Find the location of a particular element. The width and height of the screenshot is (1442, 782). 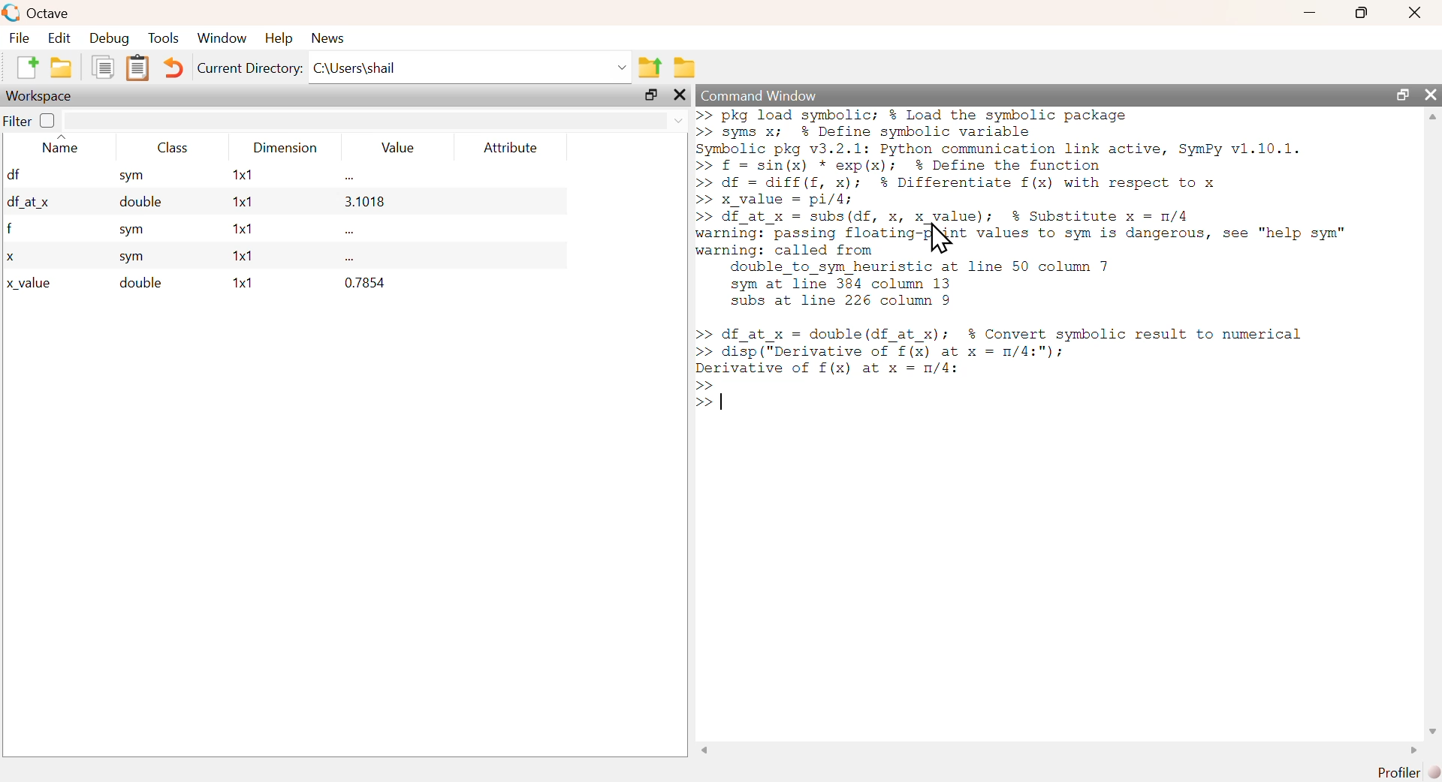

1x1 is located at coordinates (239, 257).